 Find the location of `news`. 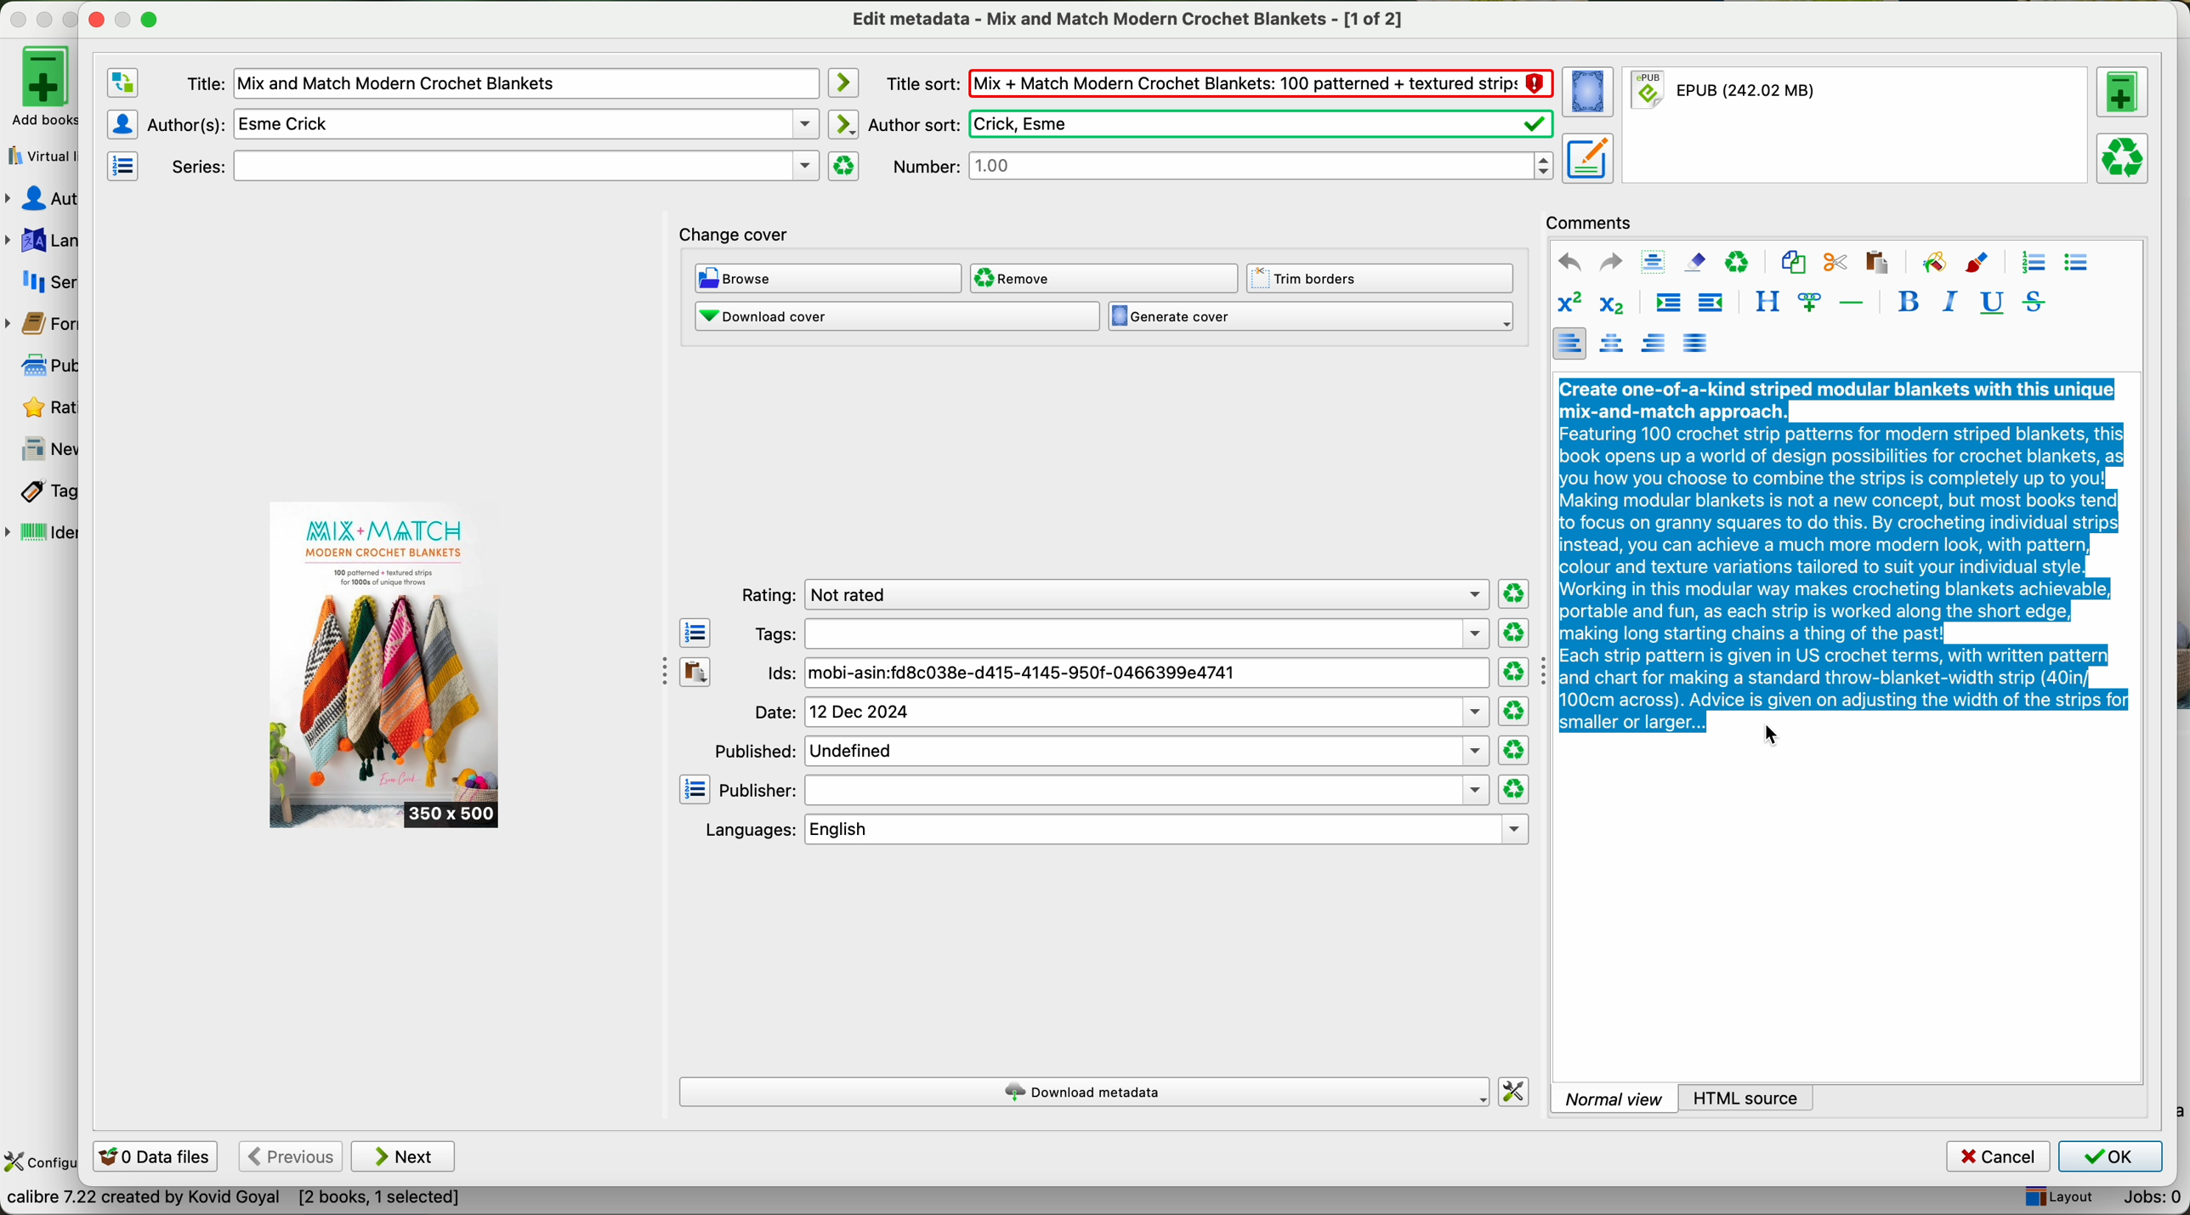

news is located at coordinates (43, 450).